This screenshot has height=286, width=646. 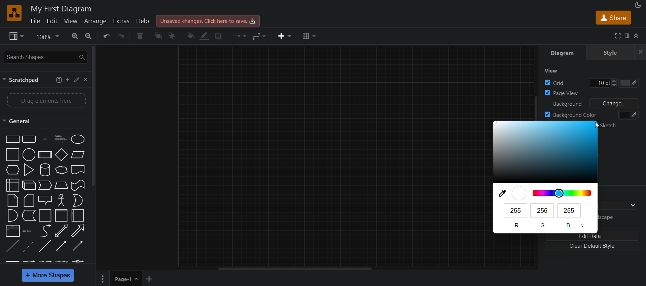 I want to click on blue, so click(x=545, y=177).